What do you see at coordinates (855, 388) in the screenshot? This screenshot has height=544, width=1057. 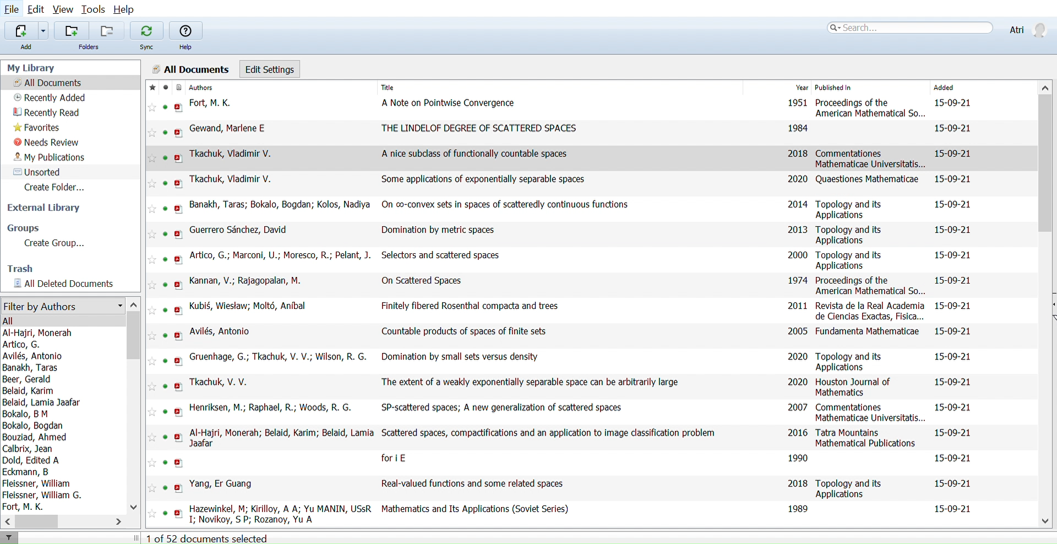 I see `Houston Journal of Mathematics` at bounding box center [855, 388].